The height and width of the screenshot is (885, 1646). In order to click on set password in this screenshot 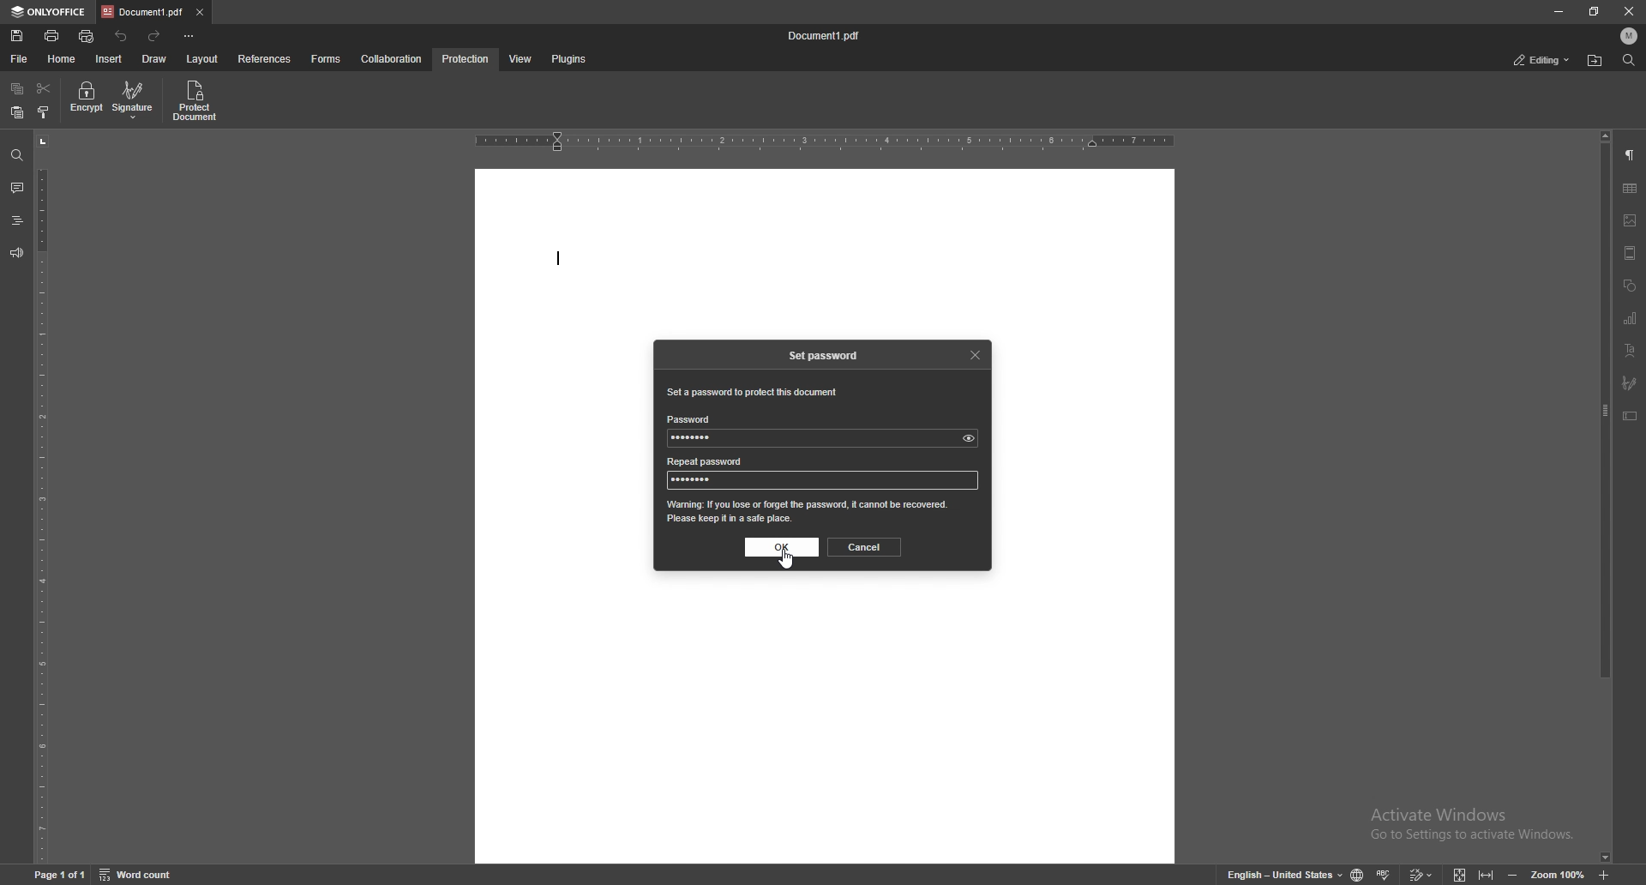, I will do `click(824, 354)`.